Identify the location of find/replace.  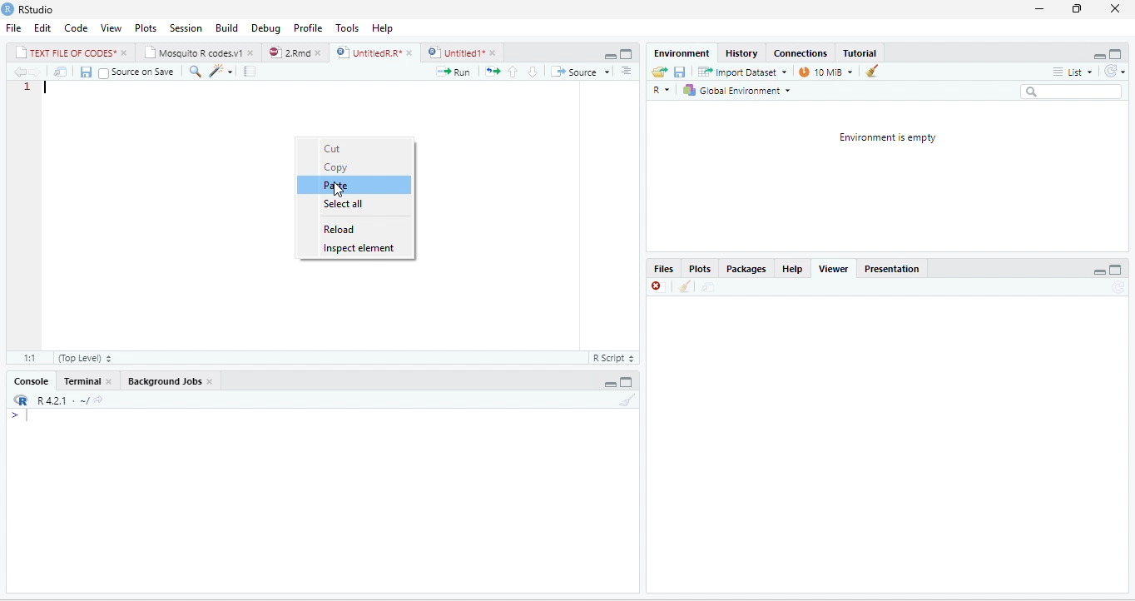
(194, 71).